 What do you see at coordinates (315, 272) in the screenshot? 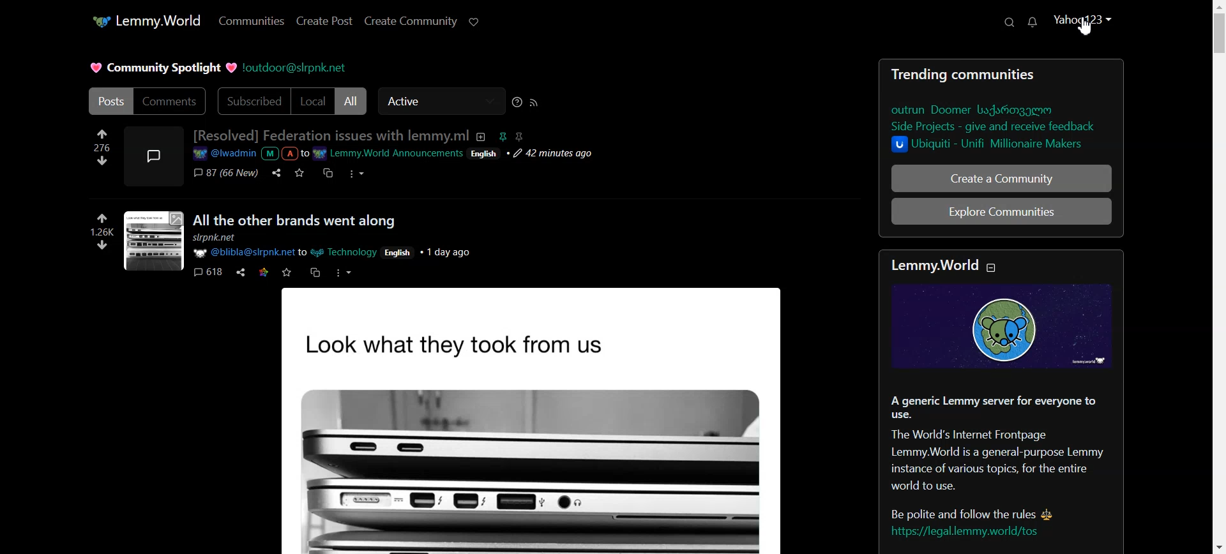
I see `cross post` at bounding box center [315, 272].